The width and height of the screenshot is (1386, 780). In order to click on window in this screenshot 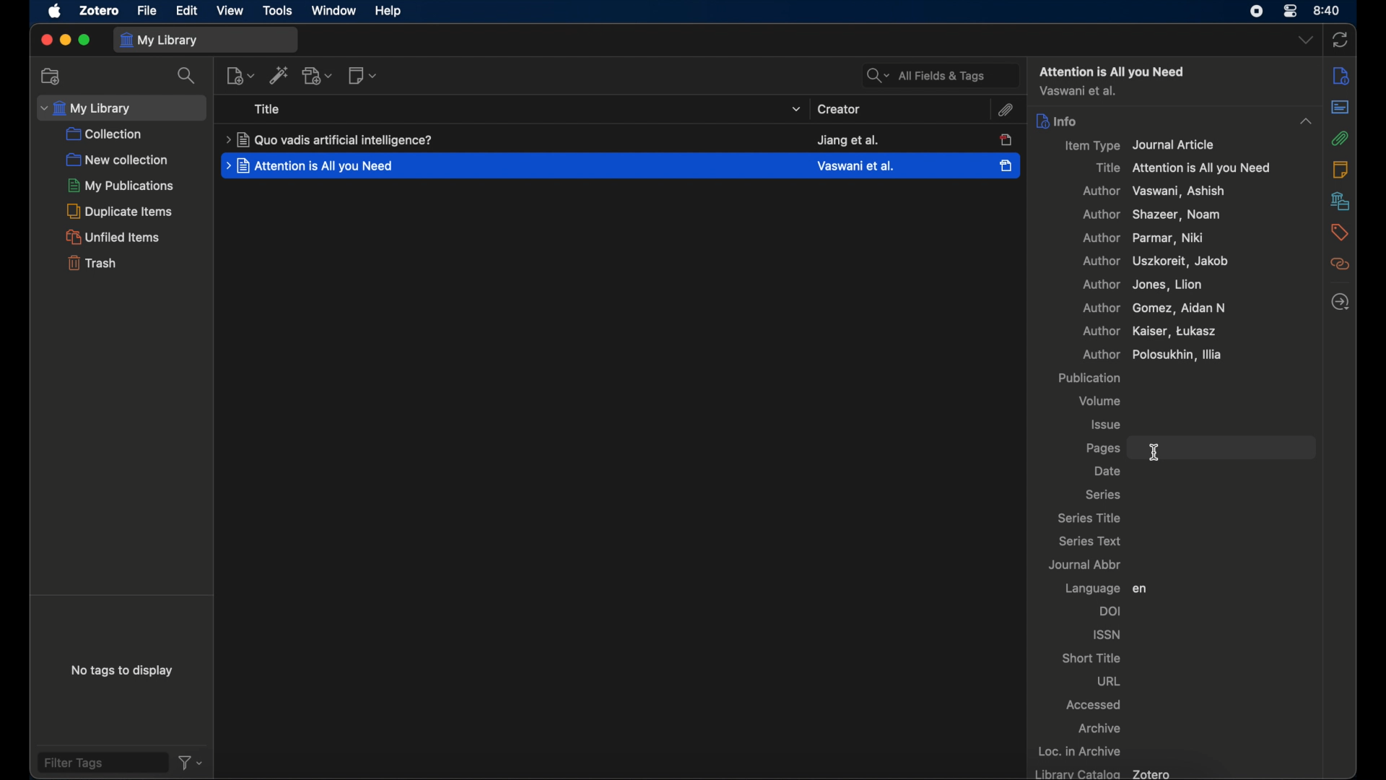, I will do `click(331, 10)`.